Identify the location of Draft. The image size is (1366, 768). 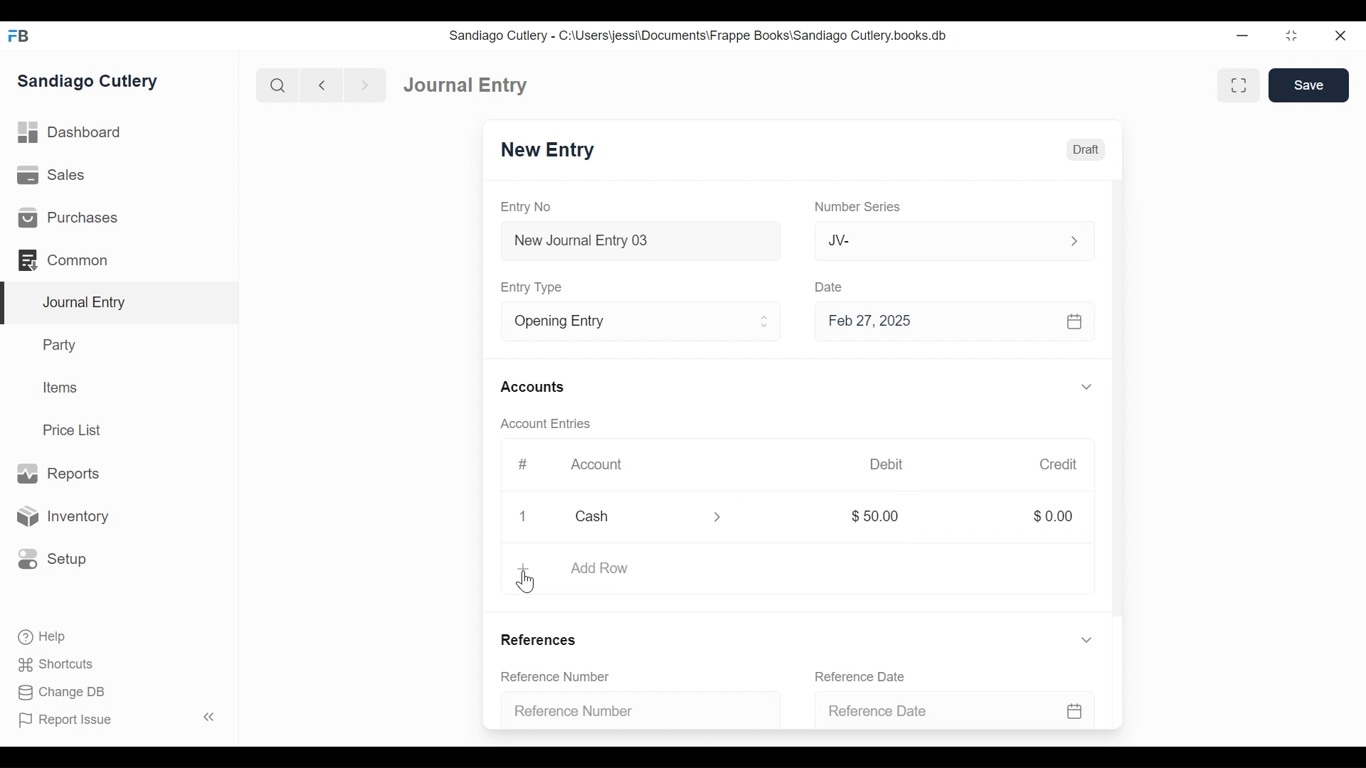
(1084, 151).